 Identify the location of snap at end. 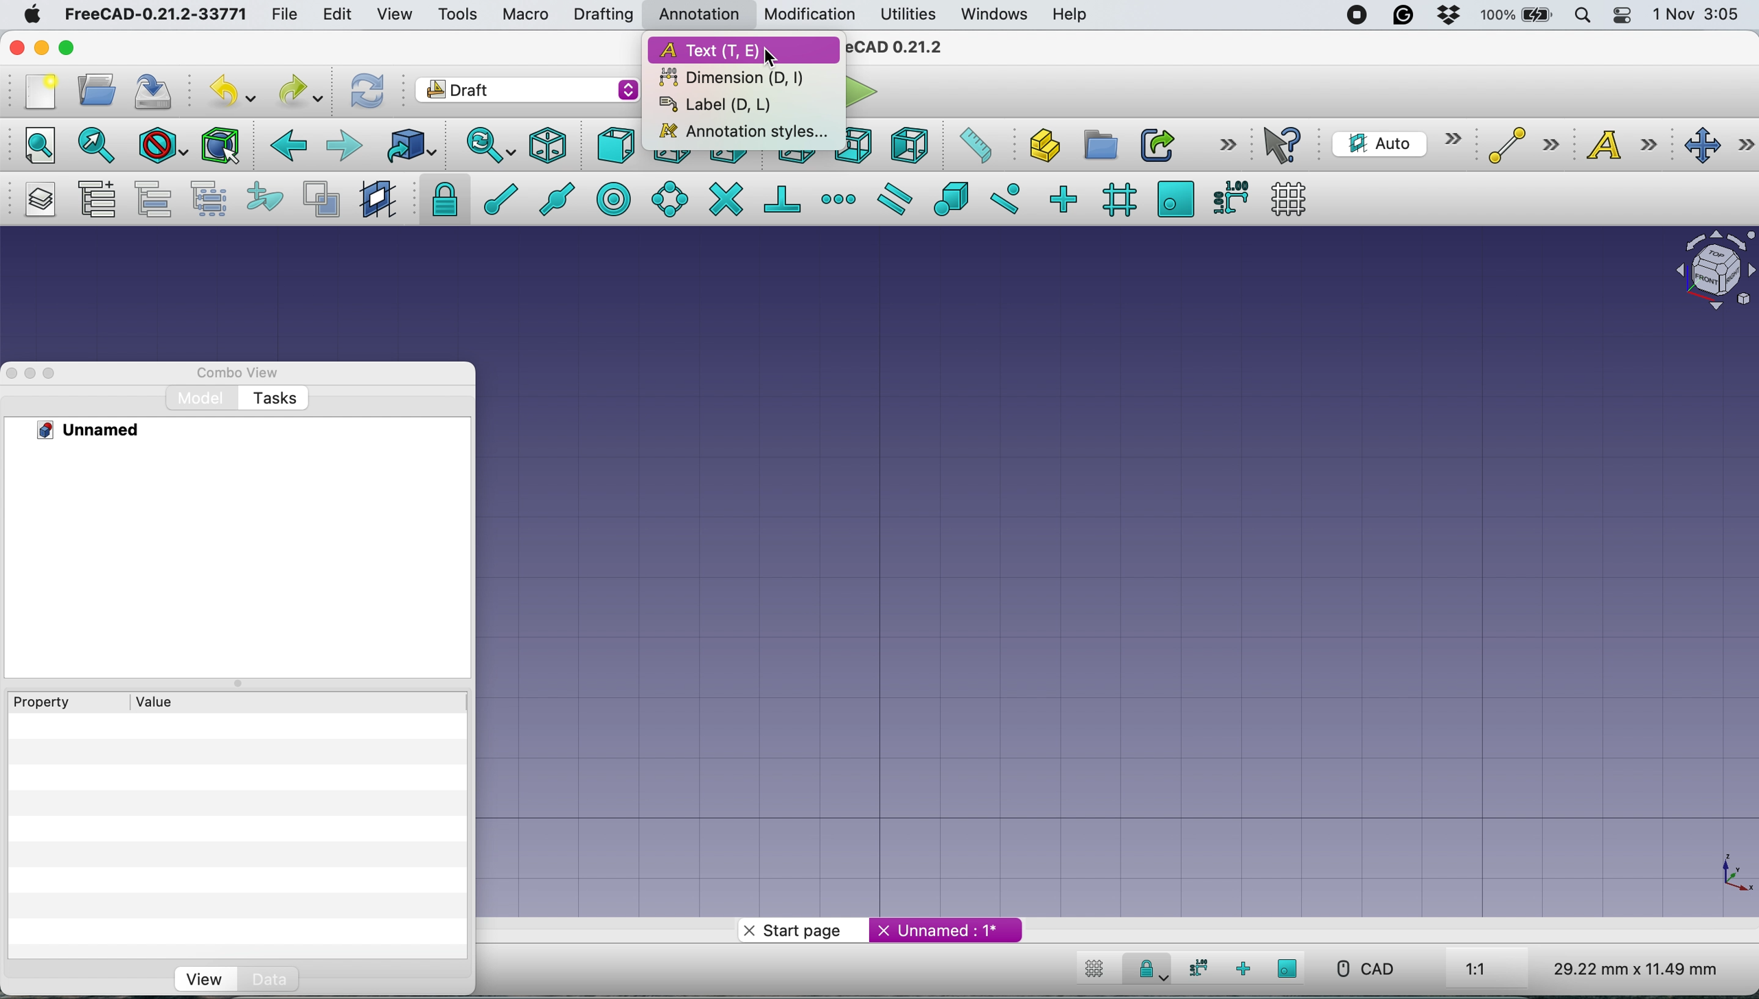
(495, 200).